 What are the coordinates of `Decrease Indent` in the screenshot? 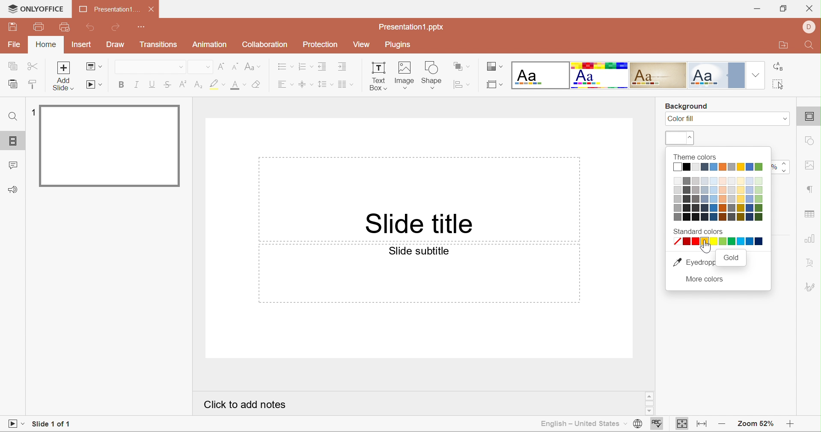 It's located at (322, 66).